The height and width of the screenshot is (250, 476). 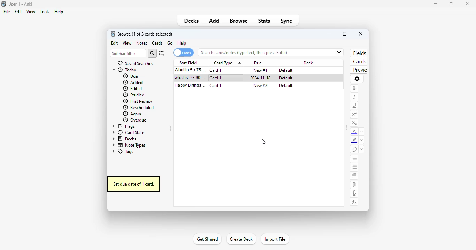 What do you see at coordinates (359, 70) in the screenshot?
I see `preview` at bounding box center [359, 70].